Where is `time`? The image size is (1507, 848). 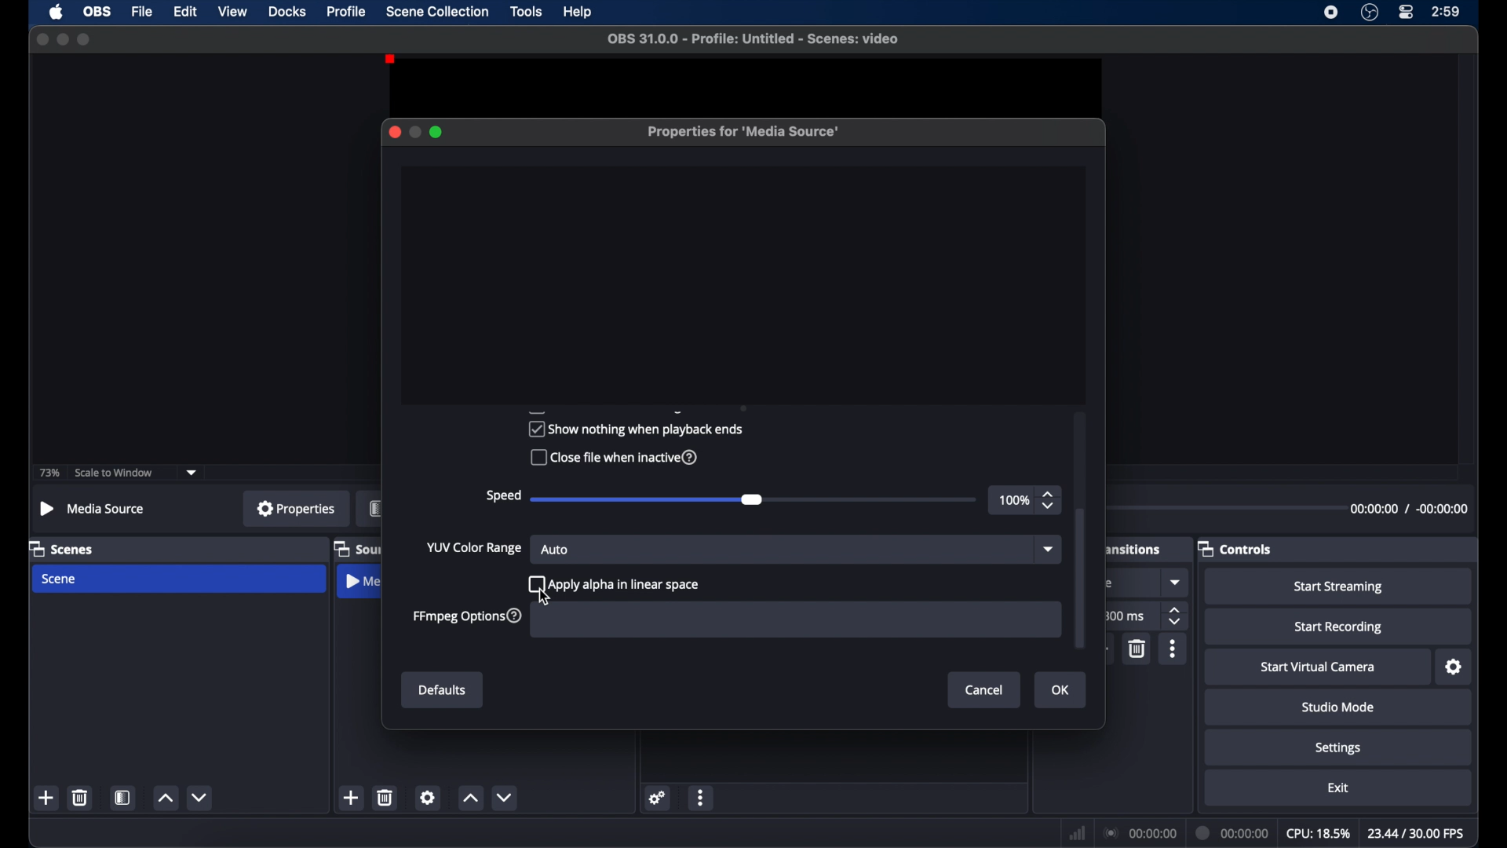 time is located at coordinates (1447, 12).